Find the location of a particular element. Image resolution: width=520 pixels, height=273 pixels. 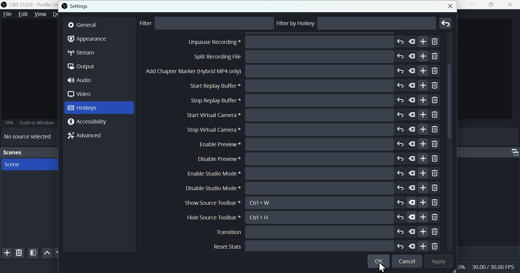

Stop streaming is located at coordinates (300, 42).